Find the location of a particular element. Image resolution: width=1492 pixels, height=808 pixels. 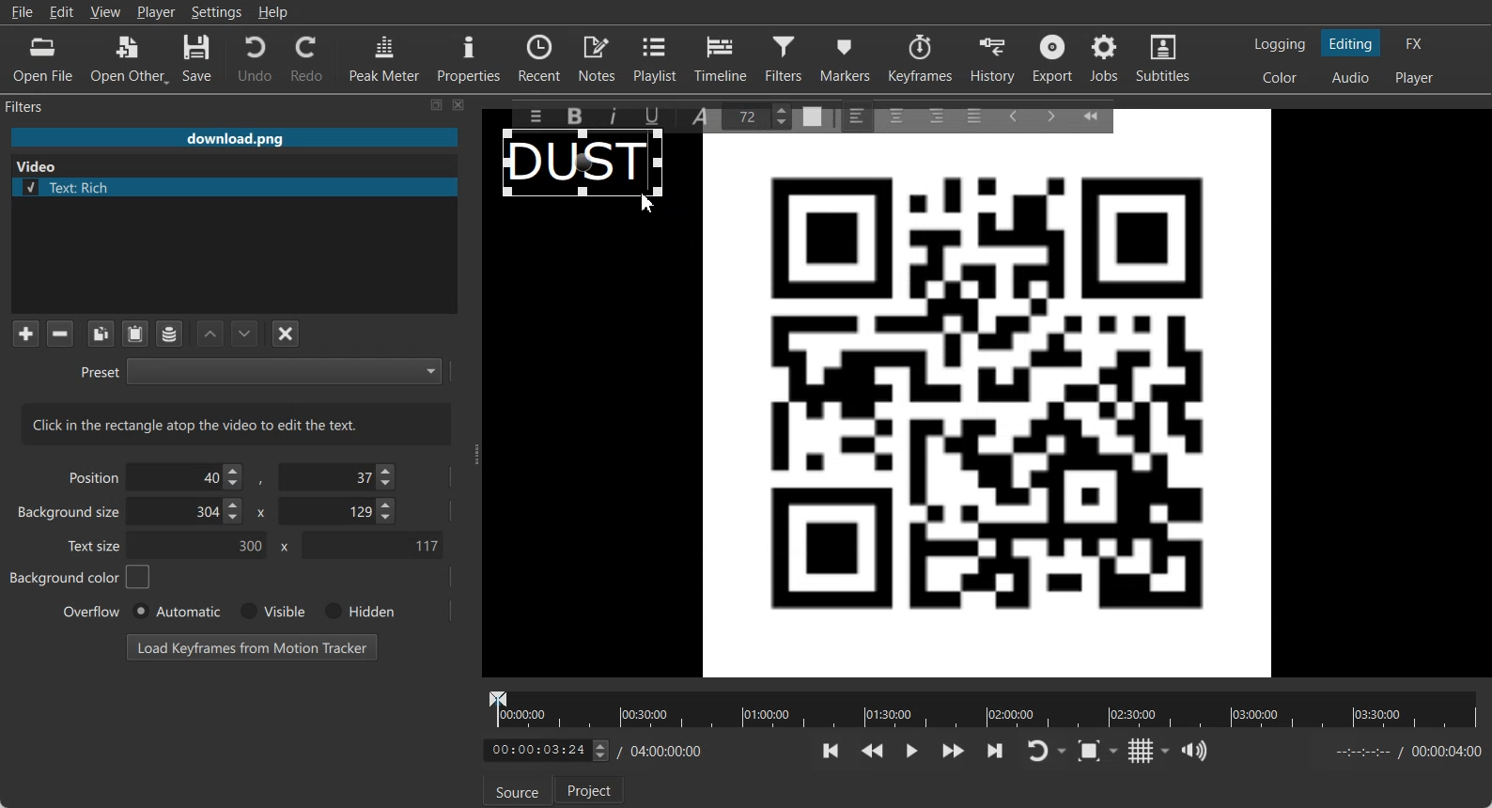

Player is located at coordinates (157, 12).